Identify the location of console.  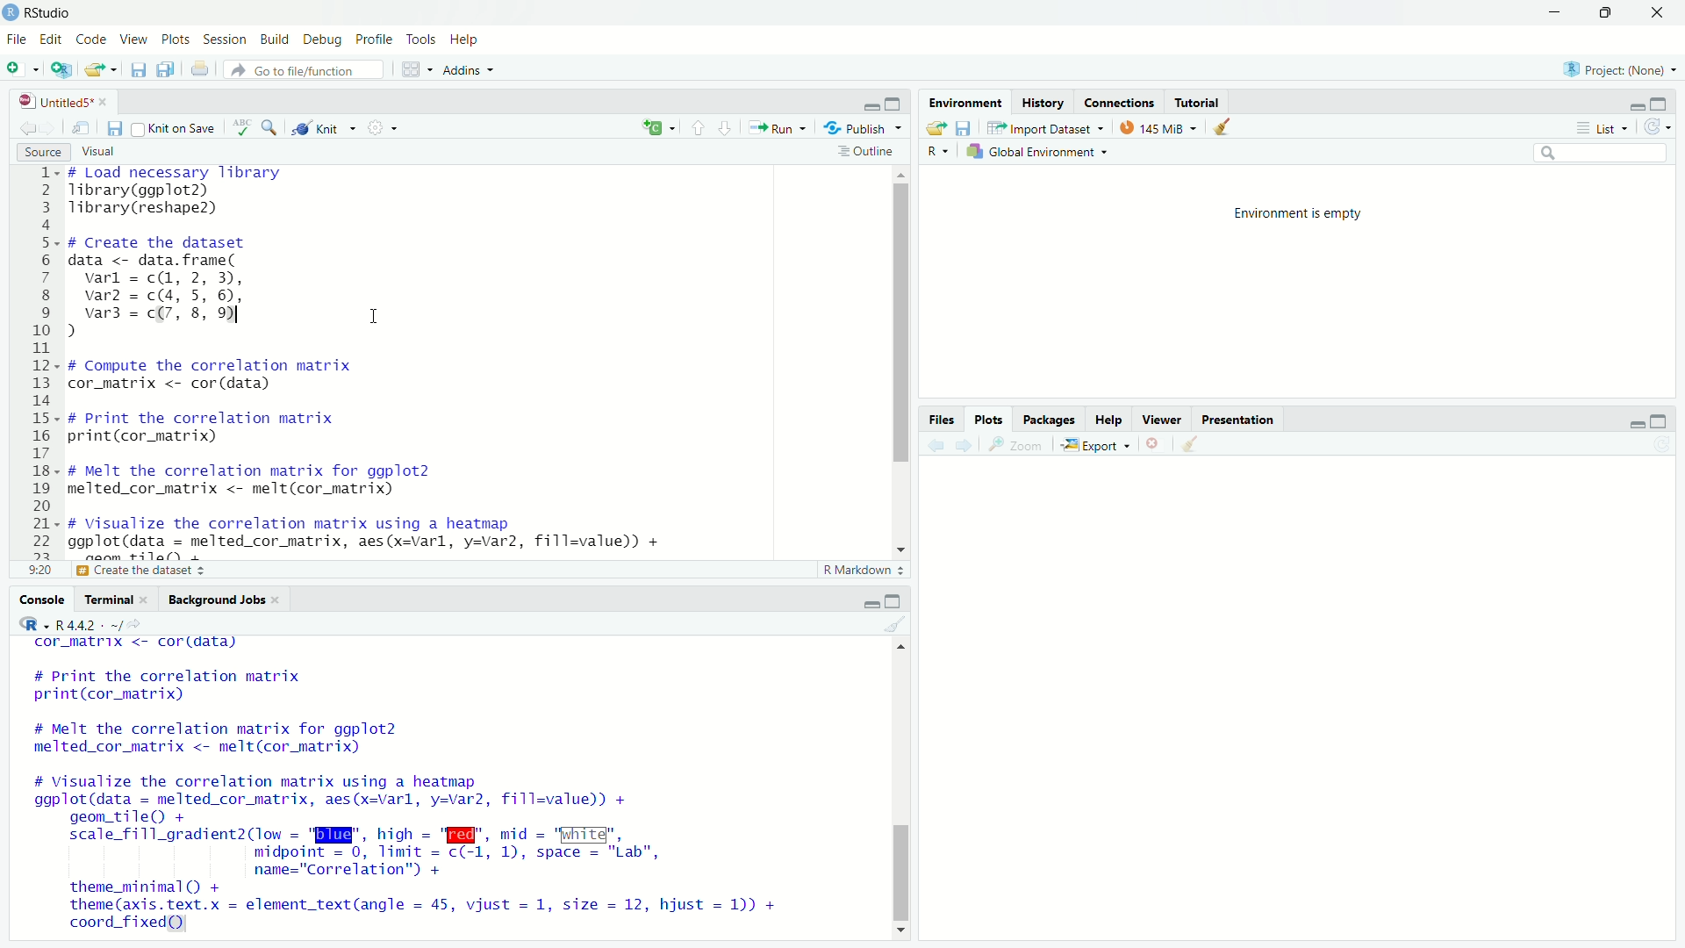
(44, 600).